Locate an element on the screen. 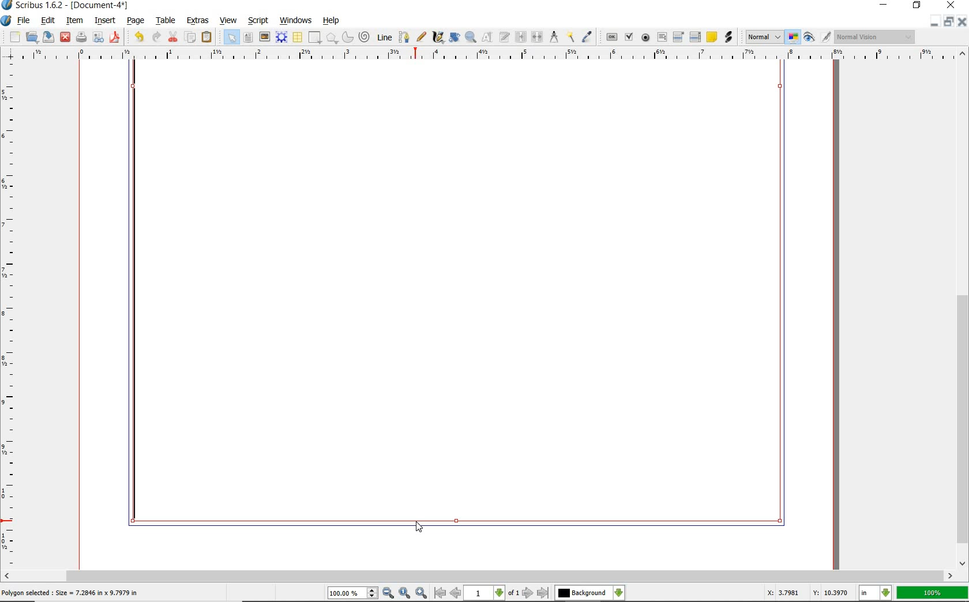  text annotation is located at coordinates (712, 37).